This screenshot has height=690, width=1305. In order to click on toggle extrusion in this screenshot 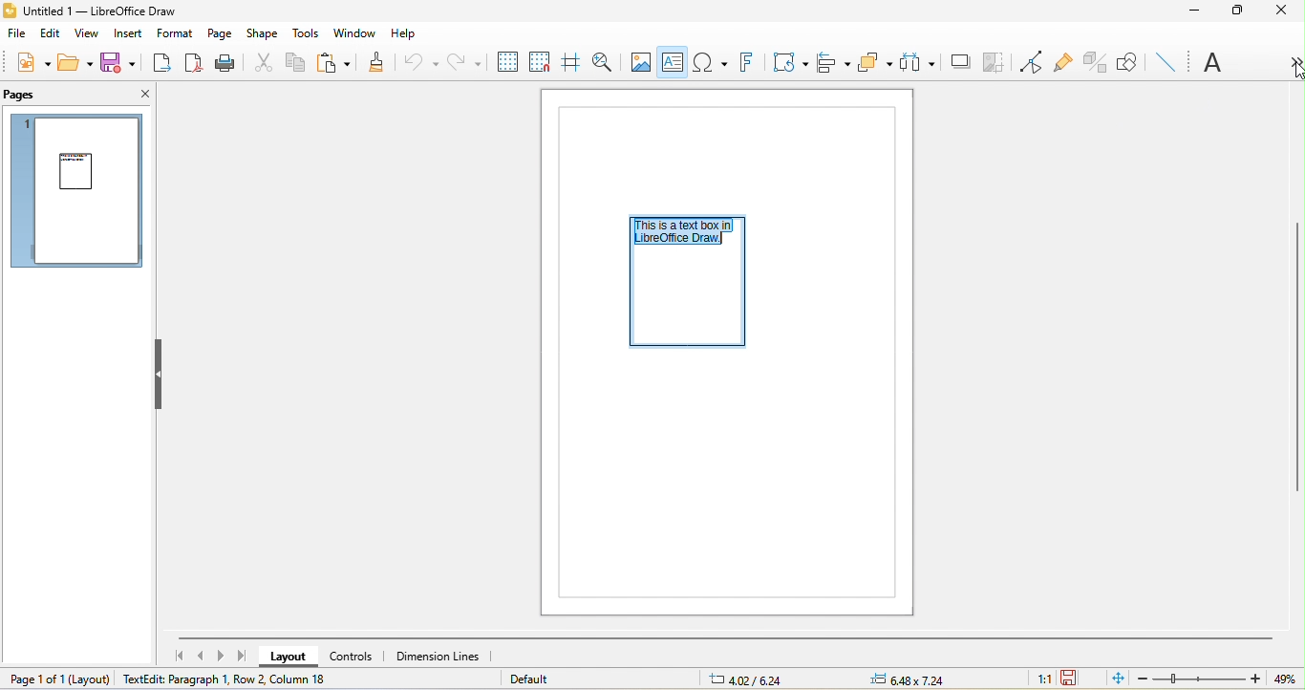, I will do `click(1098, 60)`.